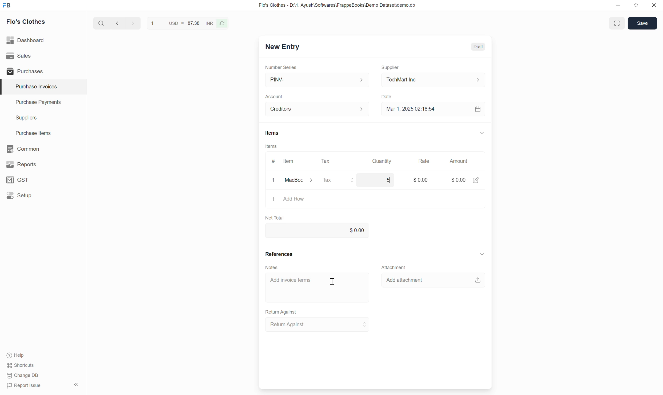 The image size is (663, 395). What do you see at coordinates (421, 178) in the screenshot?
I see `$0.00` at bounding box center [421, 178].